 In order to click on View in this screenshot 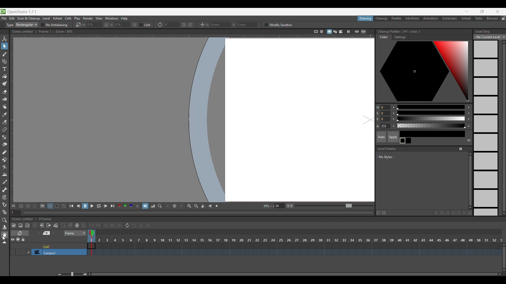, I will do `click(99, 18)`.